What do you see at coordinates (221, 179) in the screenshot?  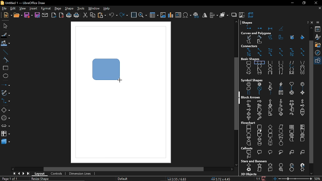 I see `position` at bounding box center [221, 179].